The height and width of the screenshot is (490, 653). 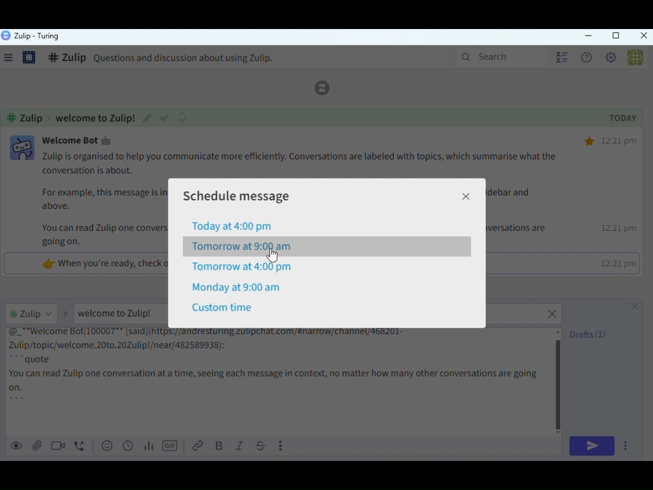 I want to click on vertical scroll bar, so click(x=649, y=244).